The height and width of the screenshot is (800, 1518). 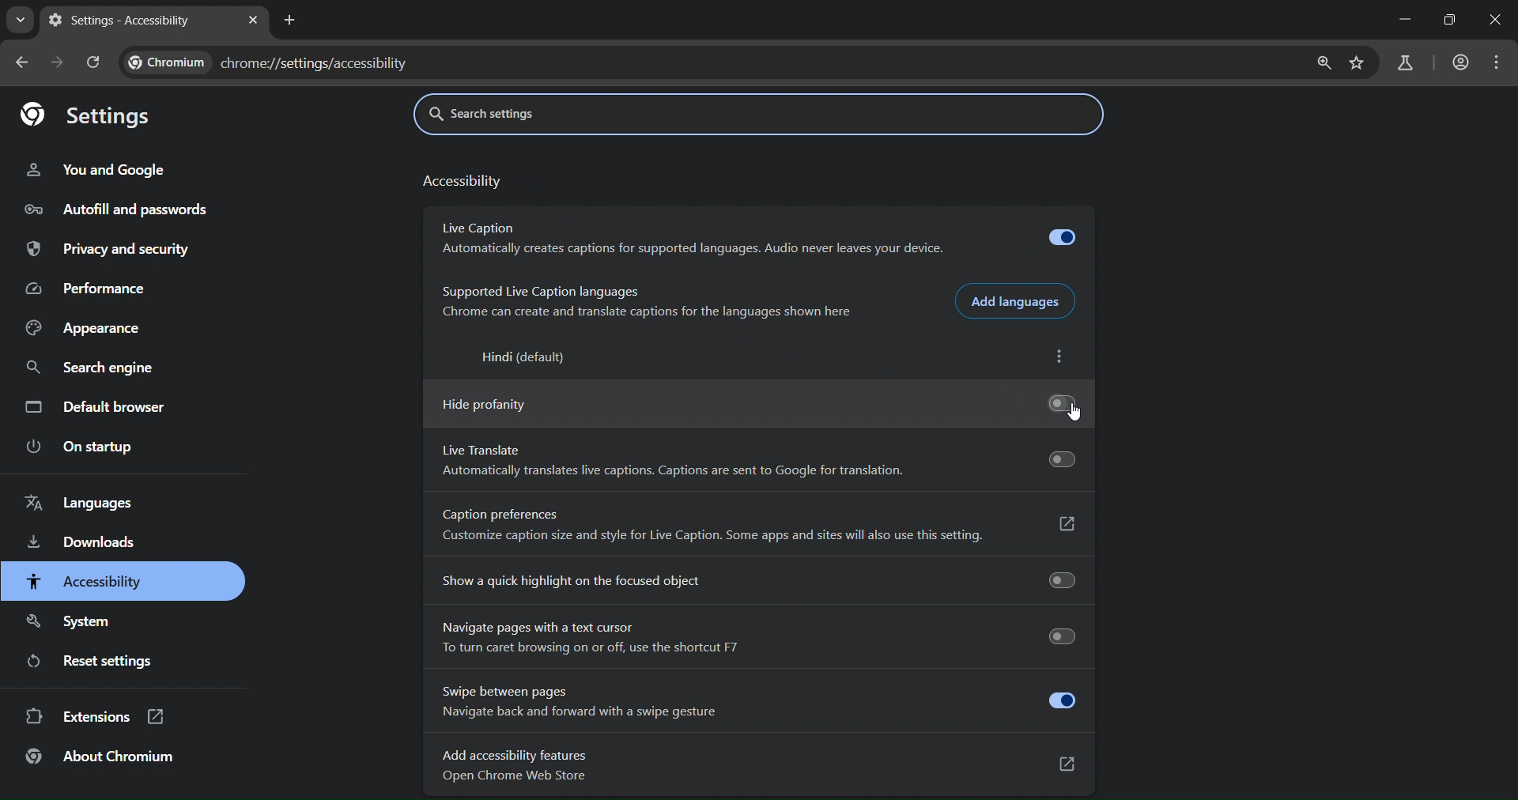 What do you see at coordinates (99, 754) in the screenshot?
I see `about chromium` at bounding box center [99, 754].